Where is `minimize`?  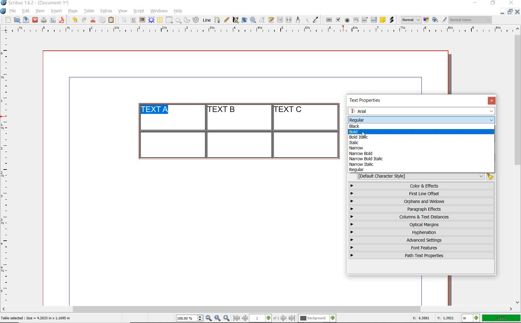 minimize is located at coordinates (476, 3).